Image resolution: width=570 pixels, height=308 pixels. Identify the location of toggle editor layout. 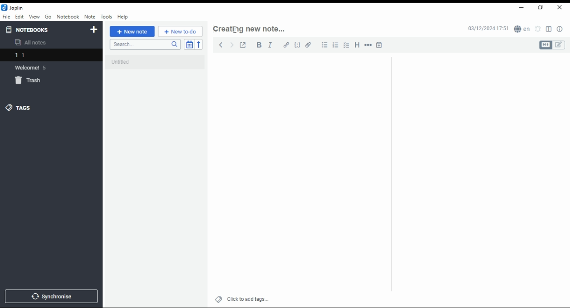
(549, 29).